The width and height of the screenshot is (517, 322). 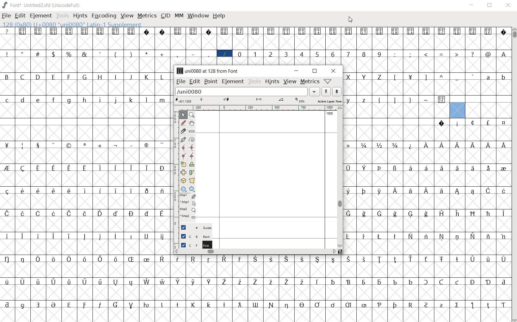 What do you see at coordinates (85, 100) in the screenshot?
I see `glyph` at bounding box center [85, 100].